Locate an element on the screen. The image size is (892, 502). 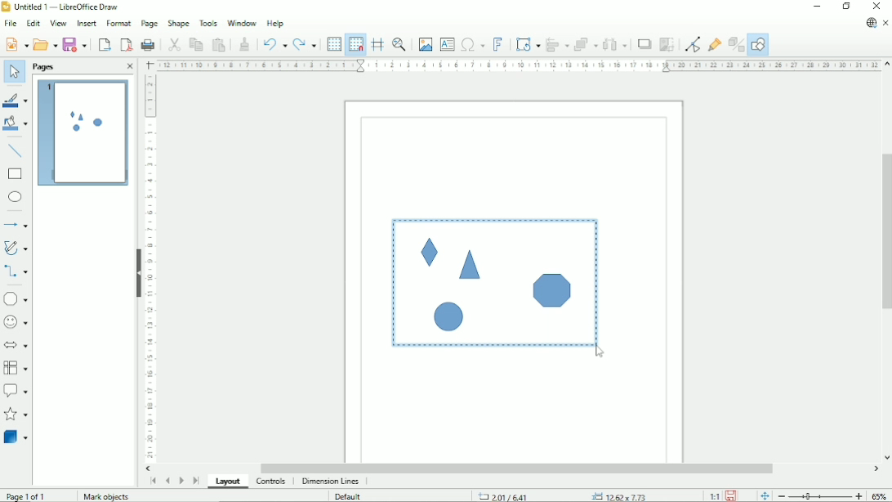
Insert line is located at coordinates (16, 152).